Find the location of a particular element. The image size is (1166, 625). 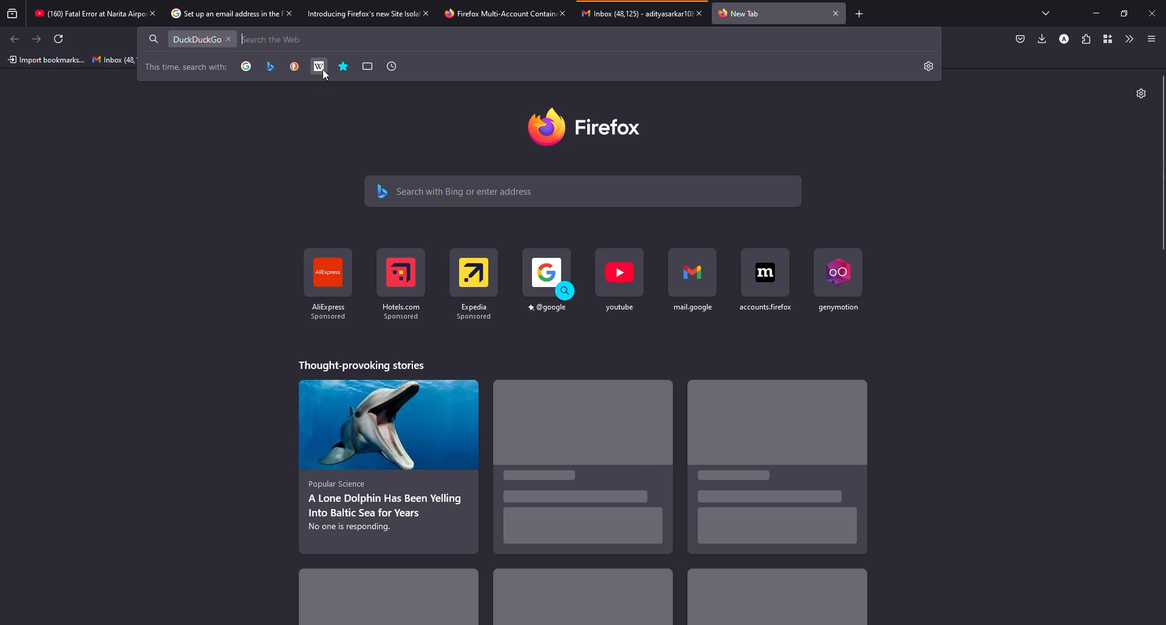

tab is located at coordinates (630, 18).